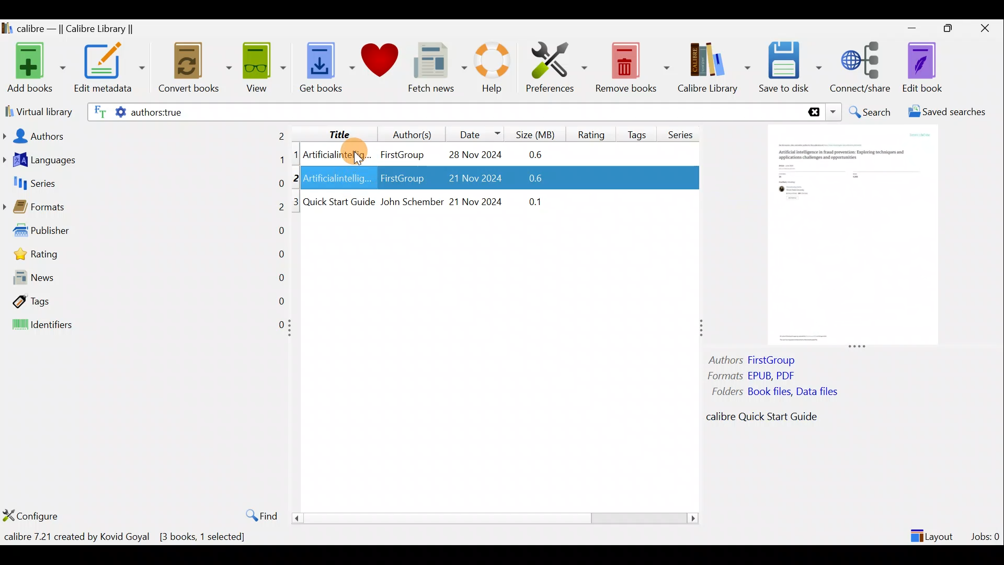 This screenshot has width=1004, height=565. I want to click on 3, so click(296, 202).